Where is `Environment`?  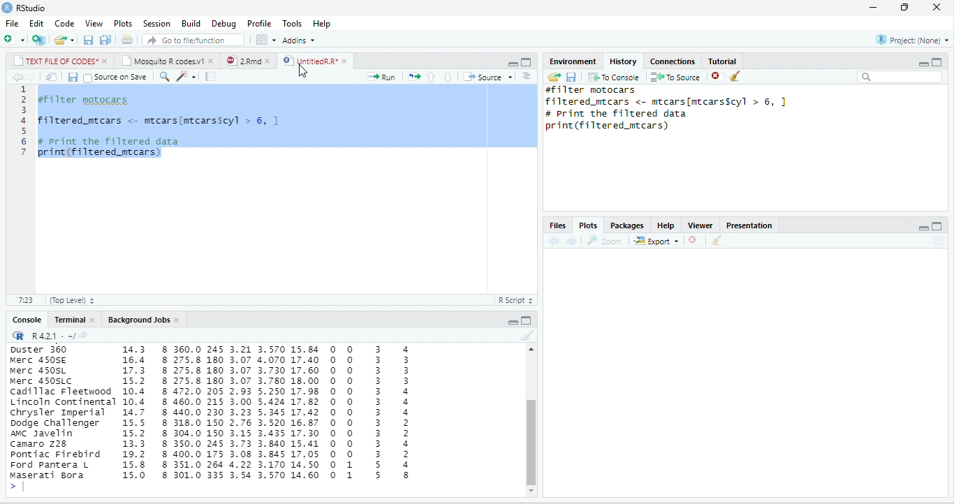 Environment is located at coordinates (573, 61).